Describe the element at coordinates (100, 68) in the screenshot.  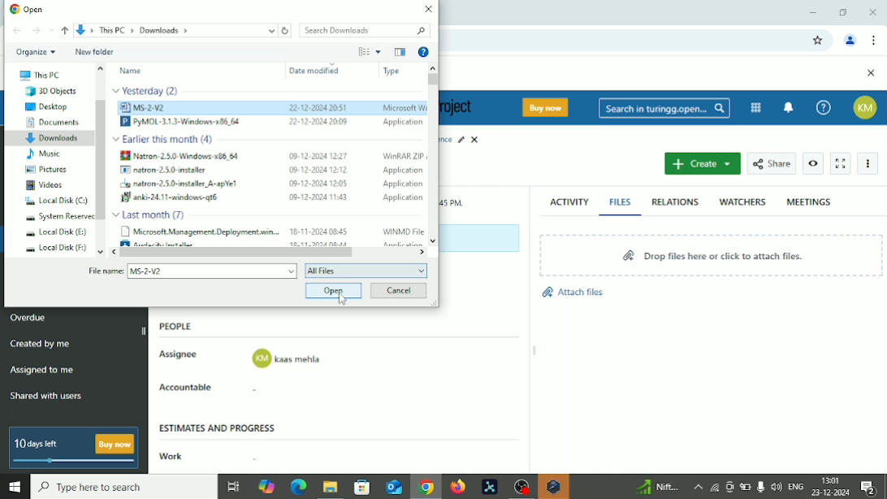
I see `move up` at that location.